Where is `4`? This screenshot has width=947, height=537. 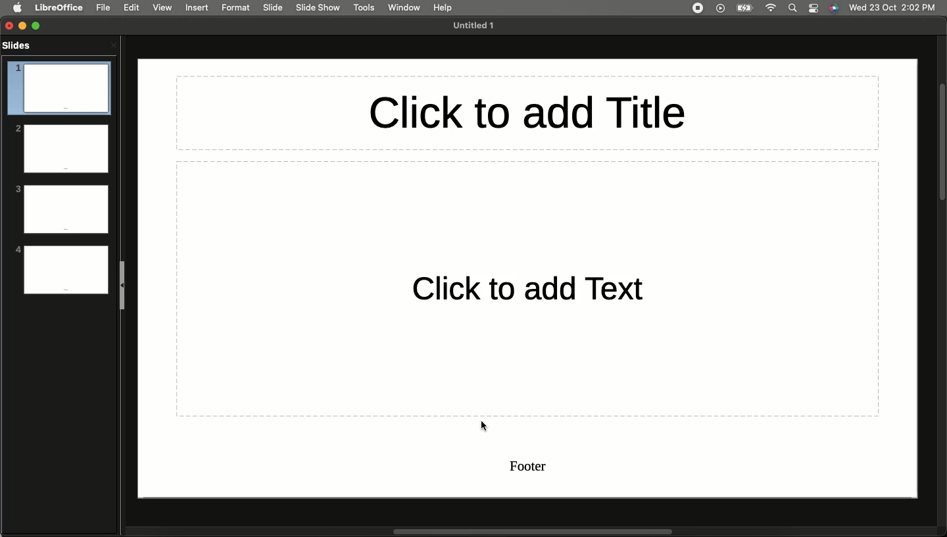 4 is located at coordinates (63, 264).